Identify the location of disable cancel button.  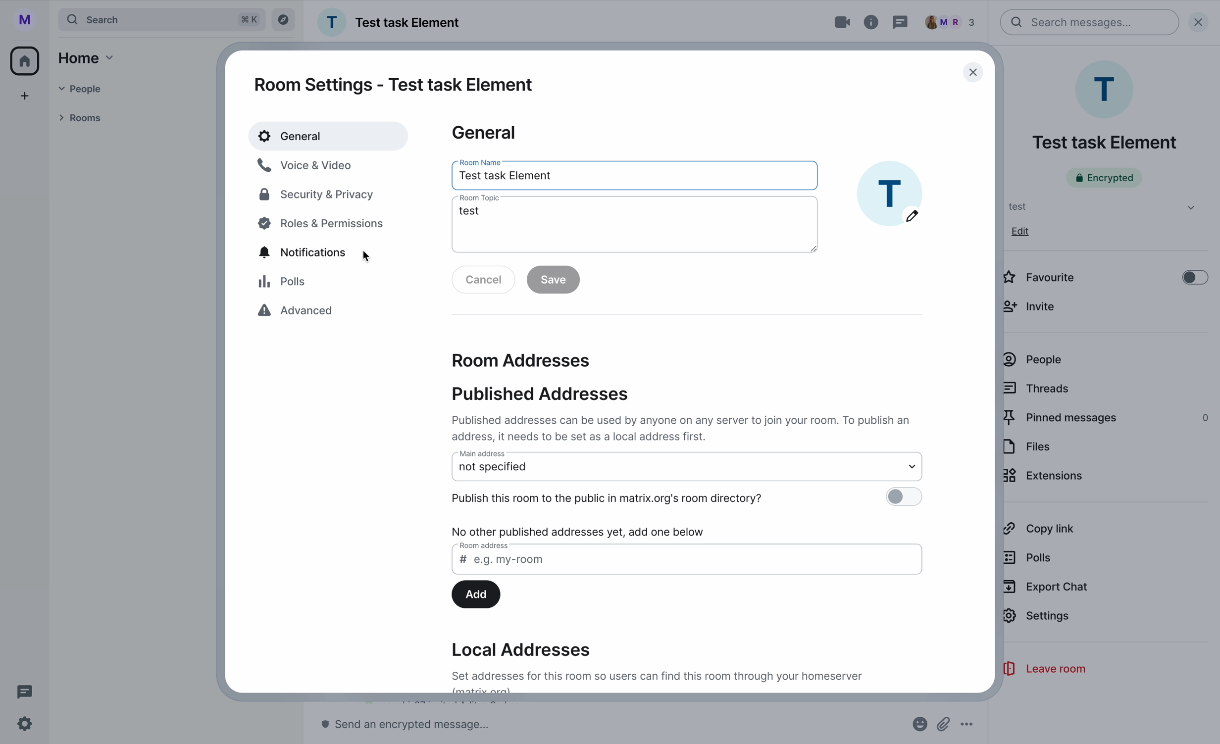
(484, 279).